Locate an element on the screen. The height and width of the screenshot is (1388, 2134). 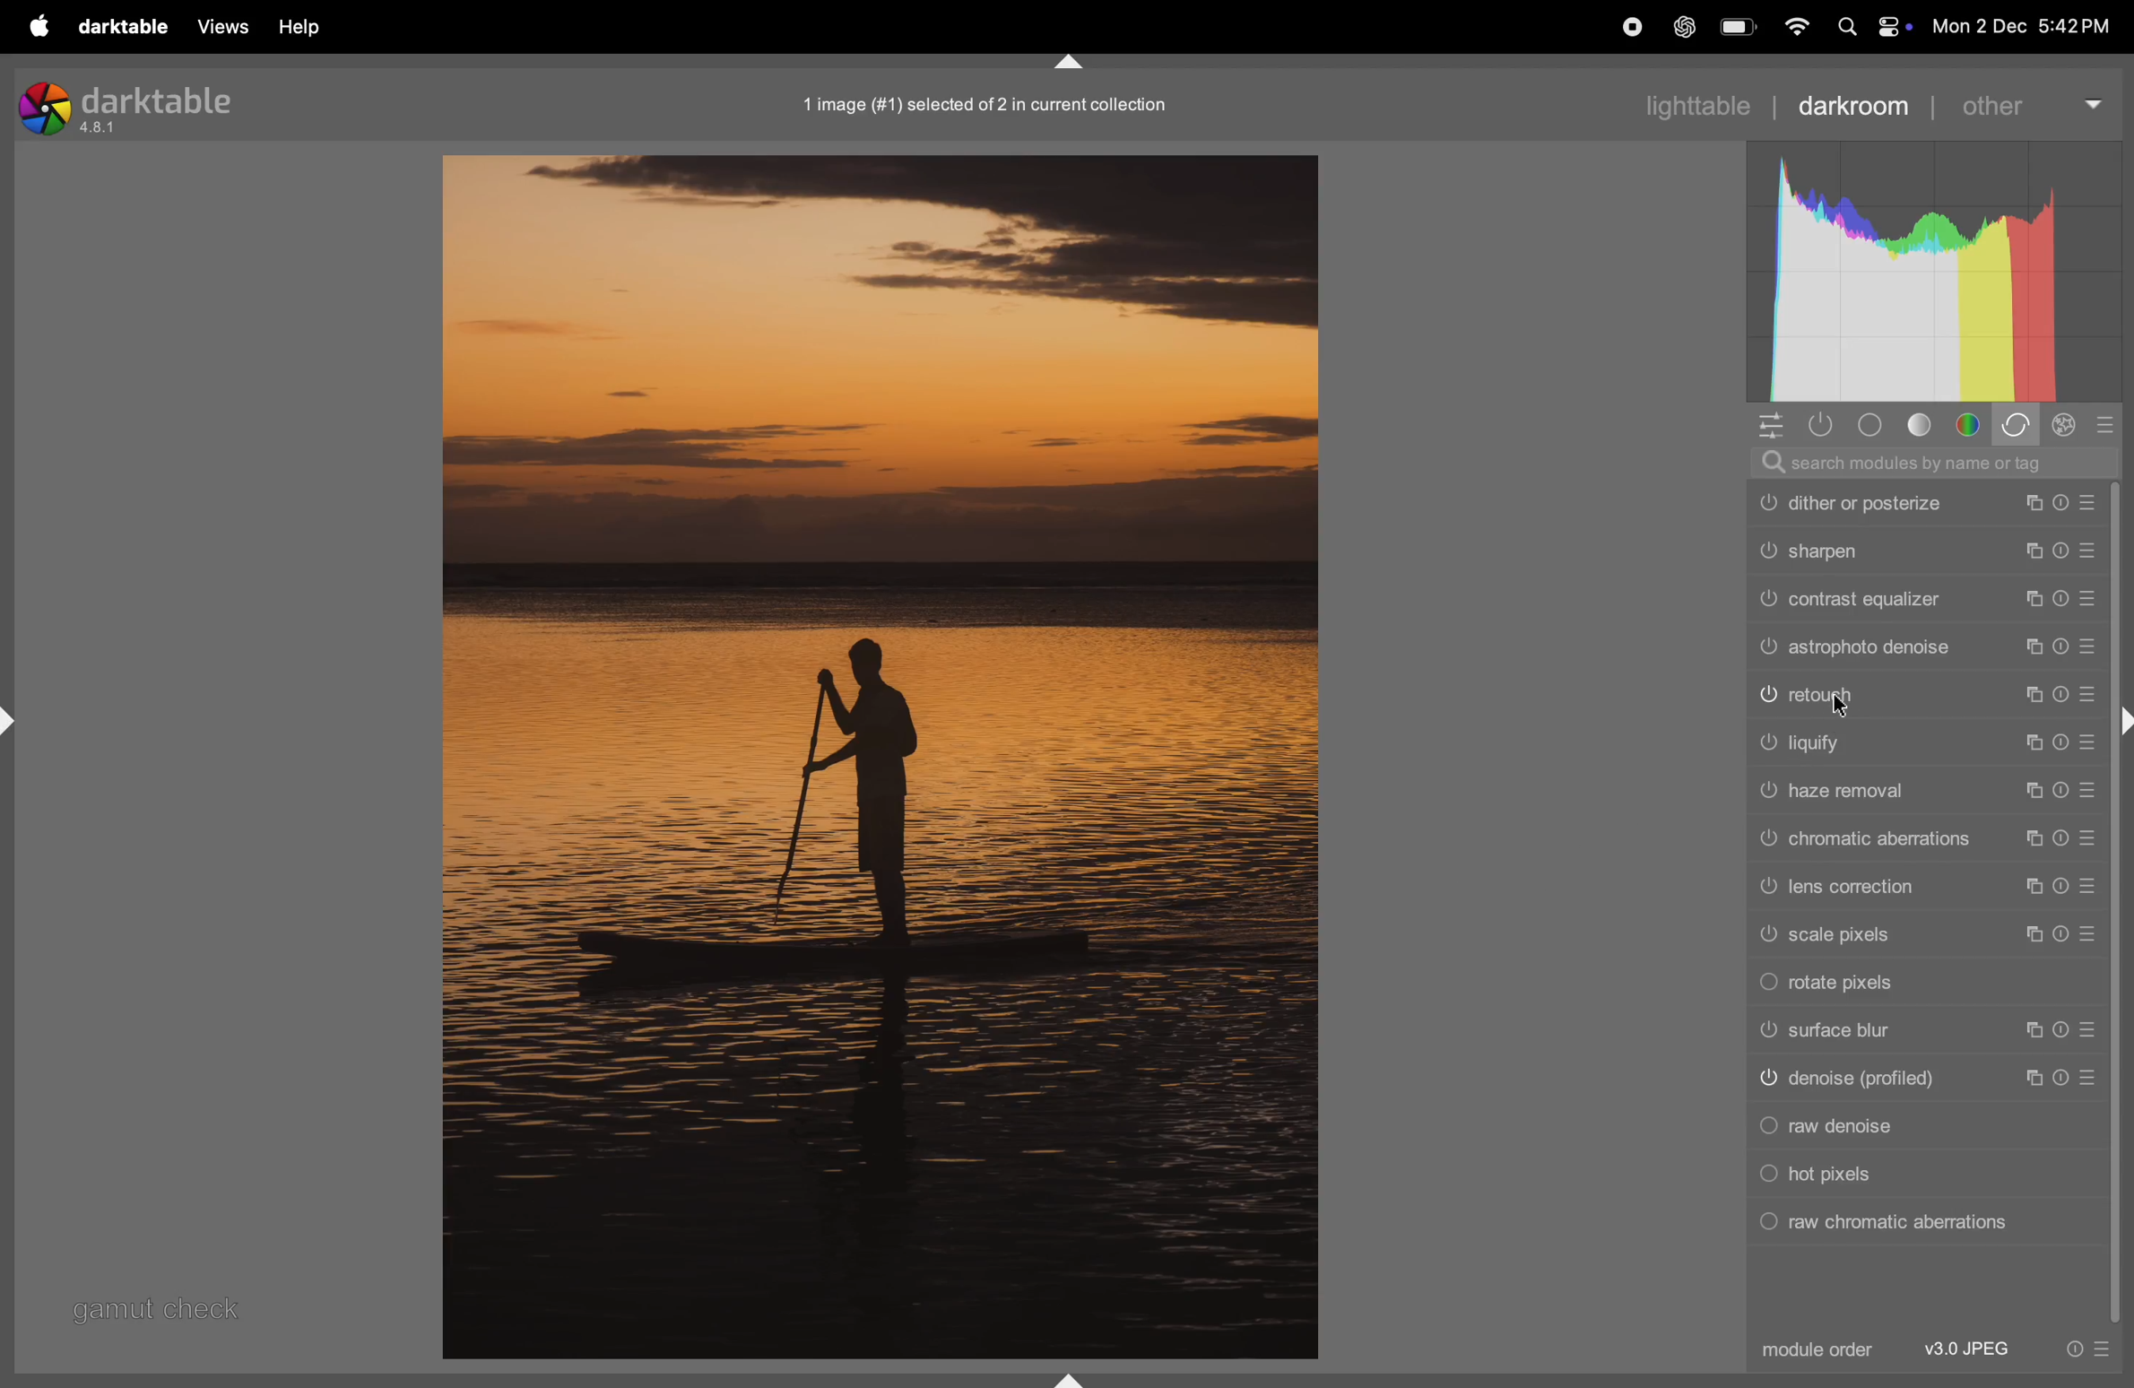
record is located at coordinates (1632, 29).